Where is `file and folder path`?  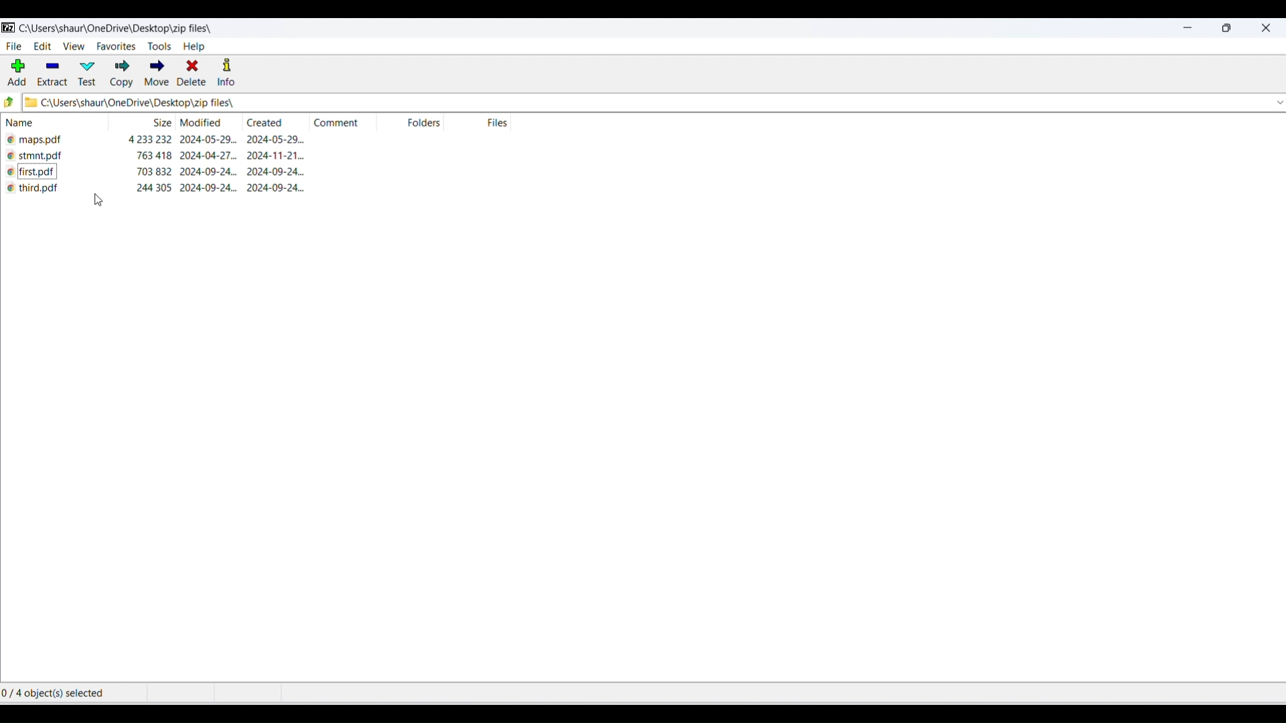 file and folder path is located at coordinates (644, 104).